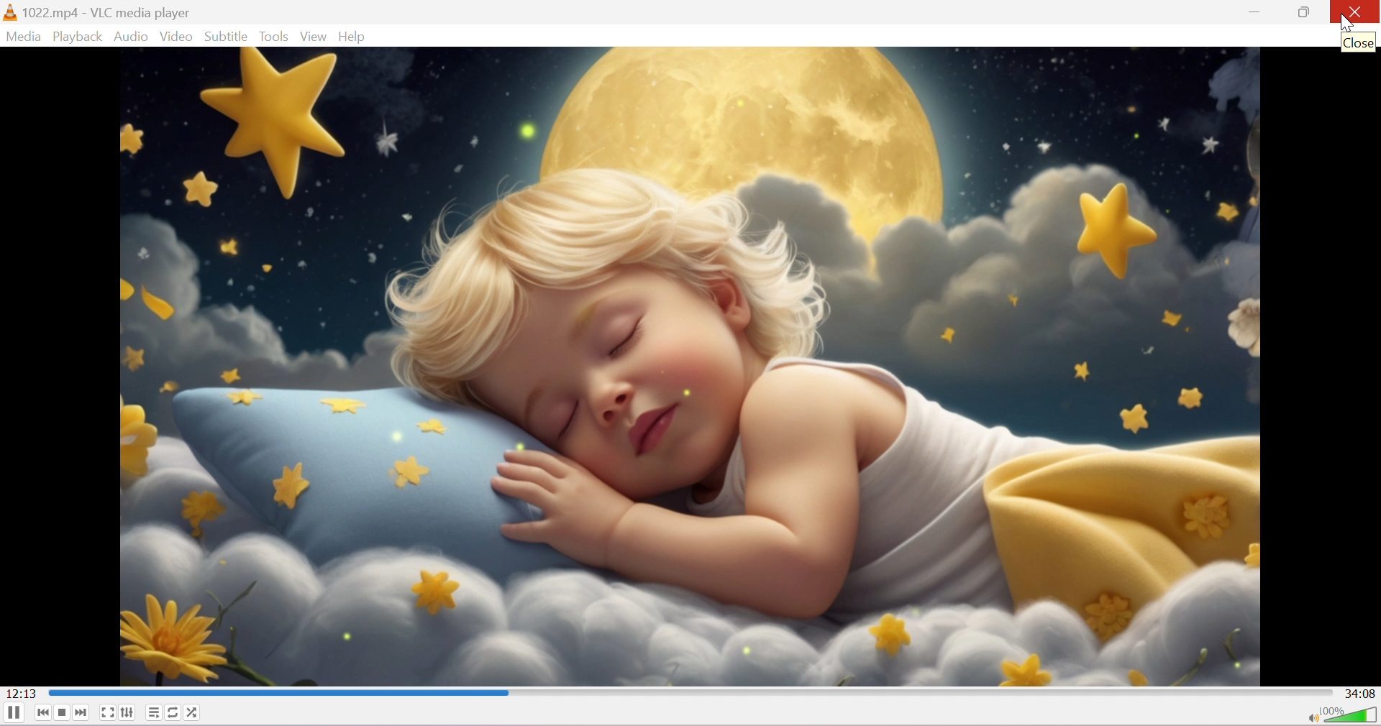 The image size is (1381, 726). I want to click on Stop playback, so click(60, 714).